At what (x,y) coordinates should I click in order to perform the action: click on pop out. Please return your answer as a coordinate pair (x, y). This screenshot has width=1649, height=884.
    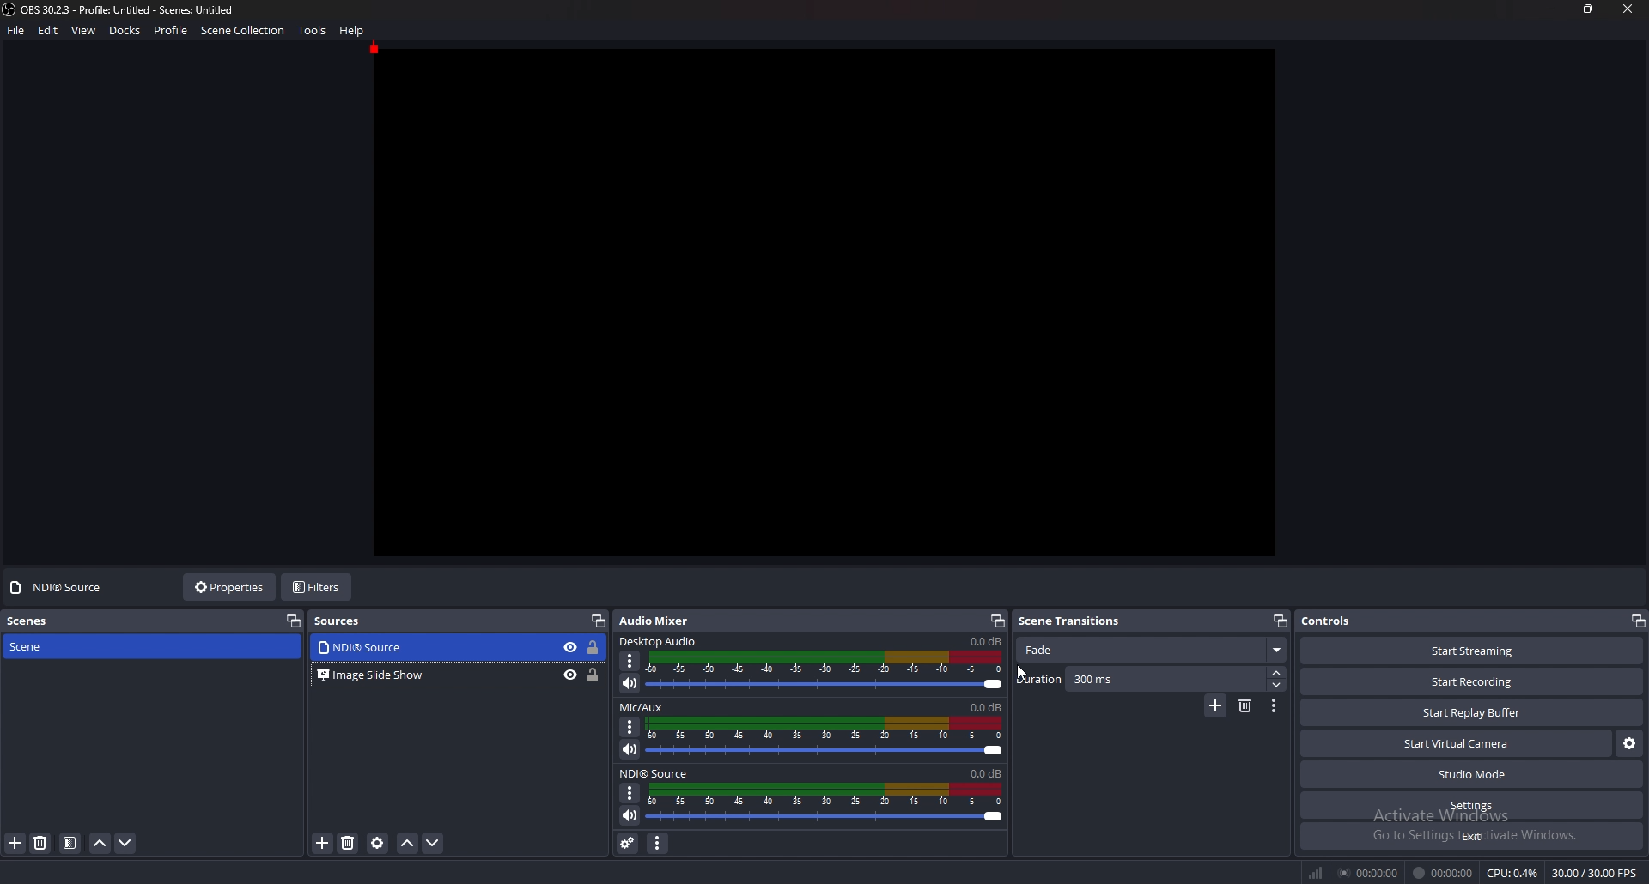
    Looking at the image, I should click on (292, 621).